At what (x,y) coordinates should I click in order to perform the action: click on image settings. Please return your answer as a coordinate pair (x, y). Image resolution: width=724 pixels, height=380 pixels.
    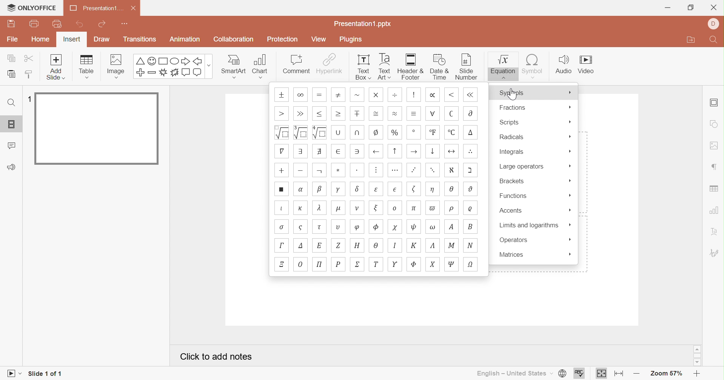
    Looking at the image, I should click on (714, 145).